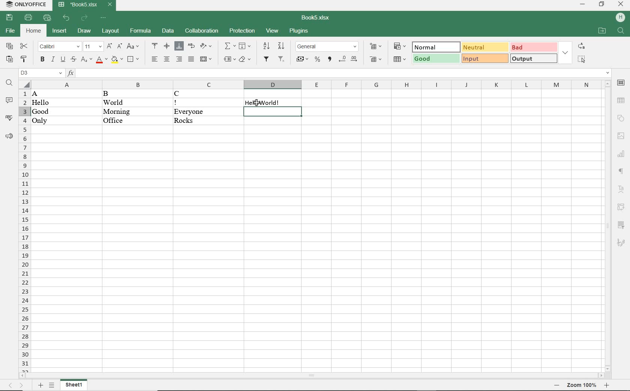 The width and height of the screenshot is (630, 391). I want to click on ALIGN CENTER, so click(167, 59).